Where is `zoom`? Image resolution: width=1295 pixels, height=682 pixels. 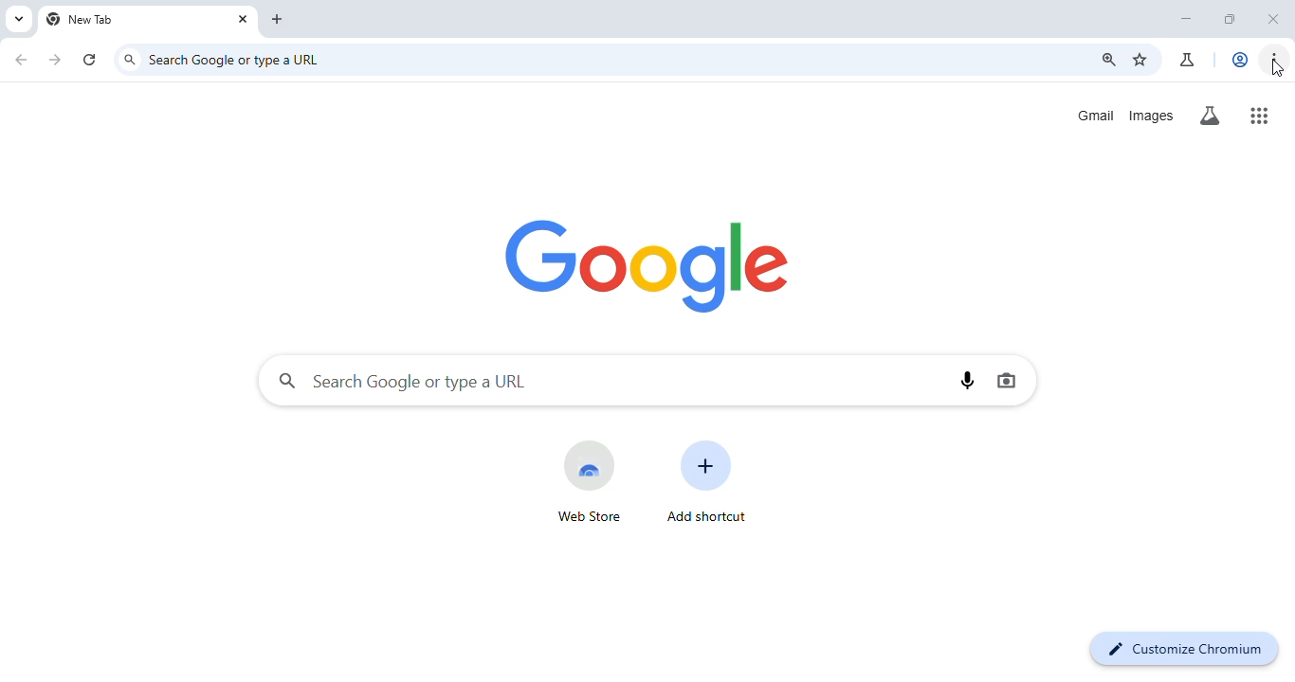
zoom is located at coordinates (1108, 60).